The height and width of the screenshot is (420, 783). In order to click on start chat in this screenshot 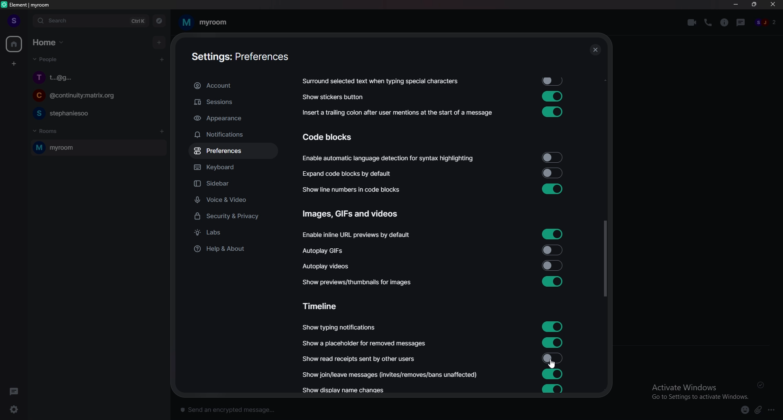, I will do `click(161, 59)`.